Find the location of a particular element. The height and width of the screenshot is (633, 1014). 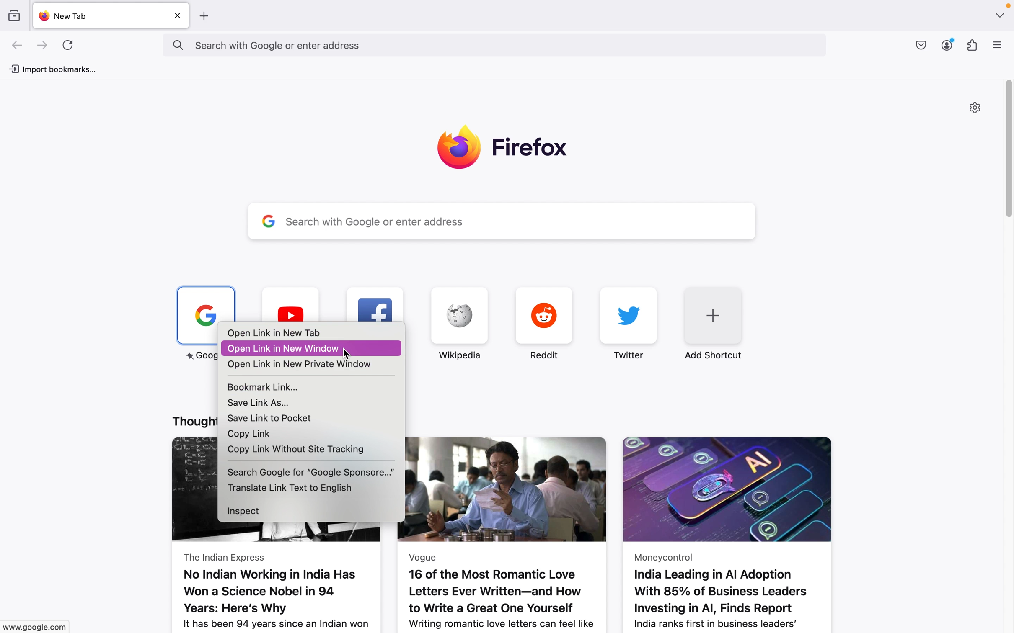

reddit is located at coordinates (536, 324).